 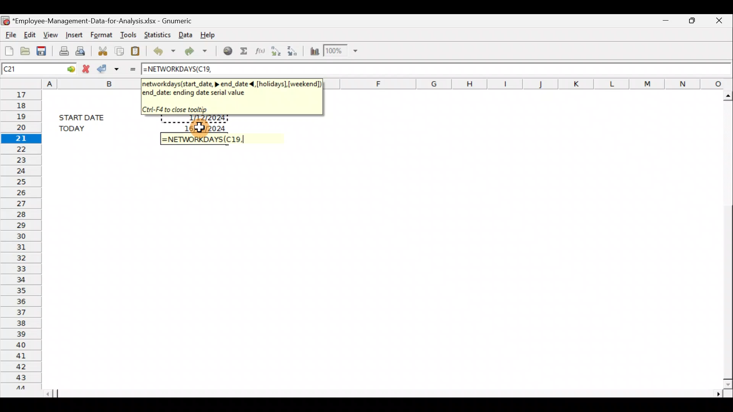 What do you see at coordinates (109, 69) in the screenshot?
I see `Accept change` at bounding box center [109, 69].